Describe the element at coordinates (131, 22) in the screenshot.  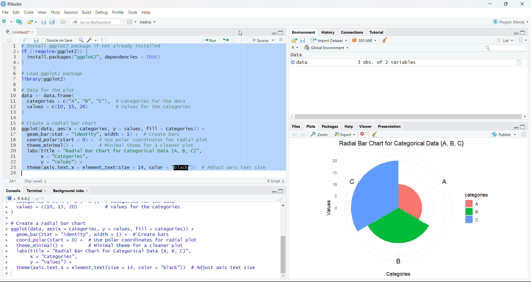
I see `workspace pane` at that location.